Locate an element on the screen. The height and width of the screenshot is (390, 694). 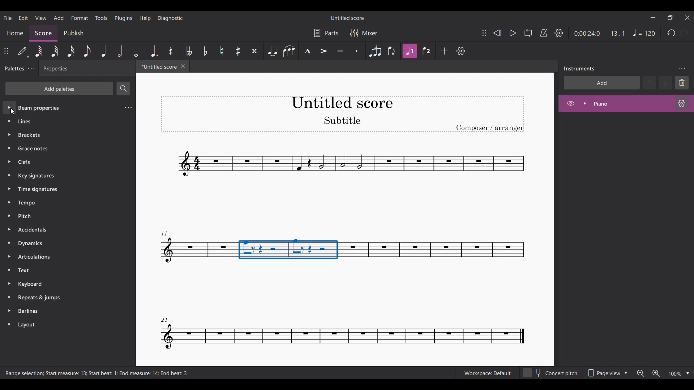
File menu is located at coordinates (7, 18).